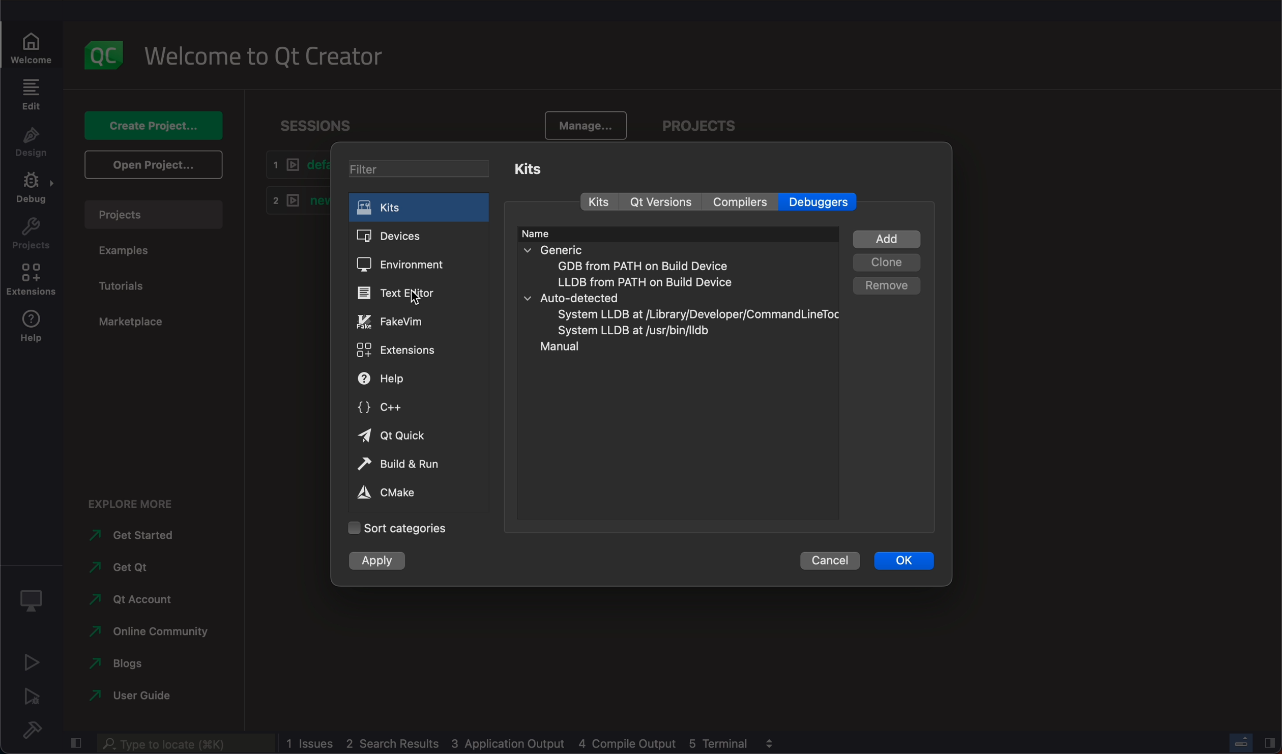 The width and height of the screenshot is (1282, 754). I want to click on add, so click(887, 238).